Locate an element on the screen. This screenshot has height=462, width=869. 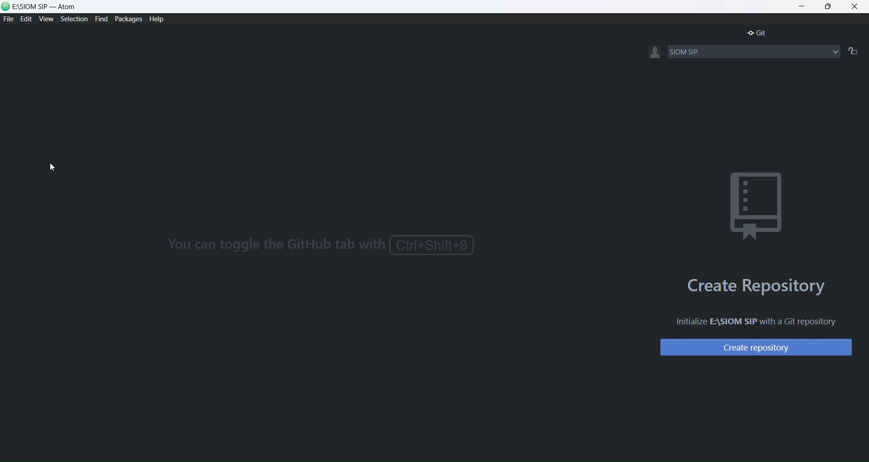
selection is located at coordinates (75, 19).